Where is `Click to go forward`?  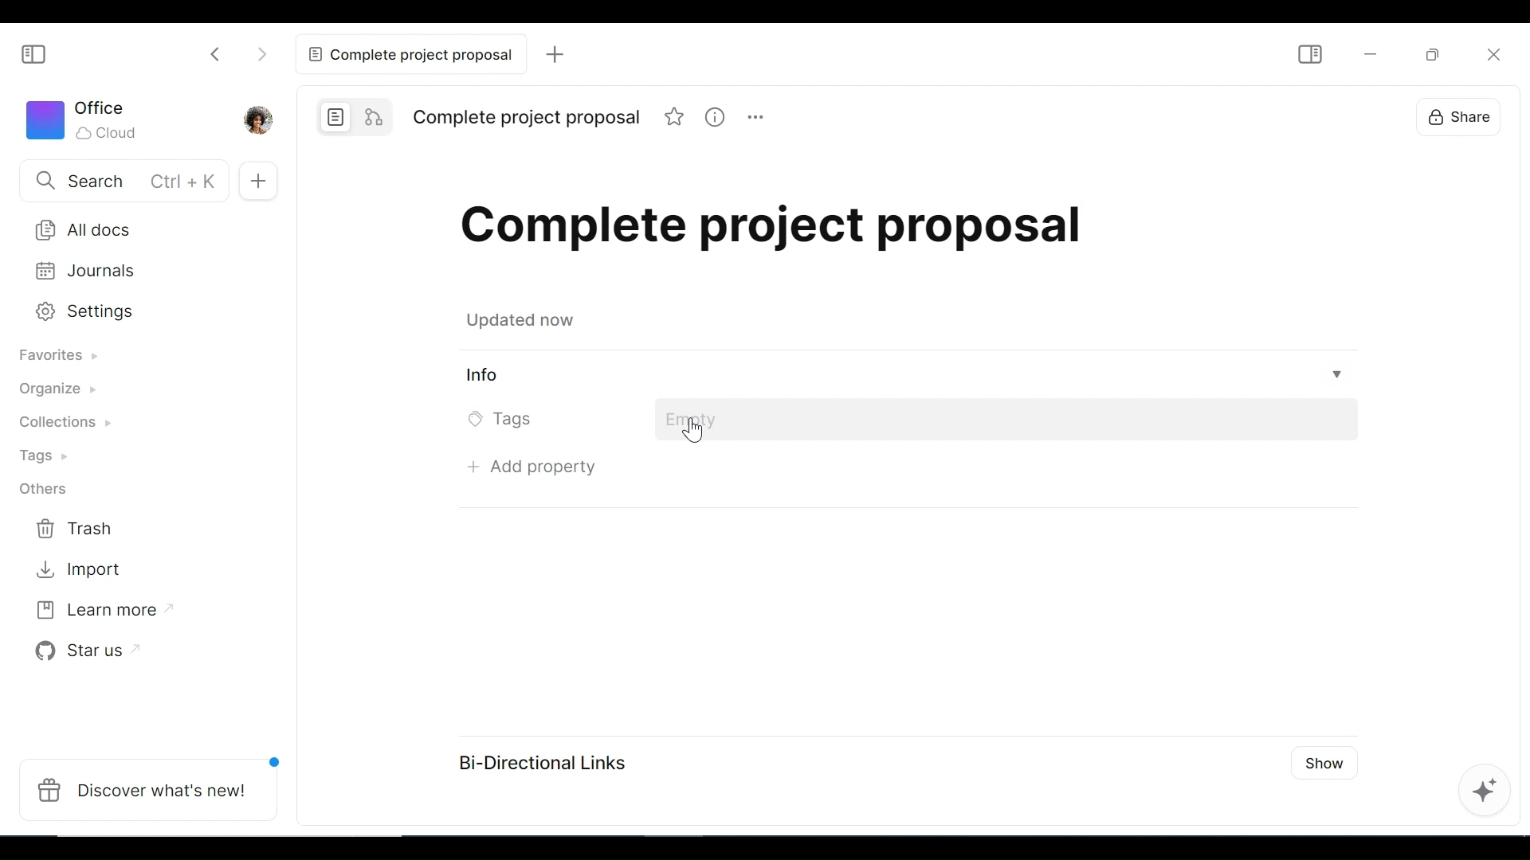
Click to go forward is located at coordinates (265, 55).